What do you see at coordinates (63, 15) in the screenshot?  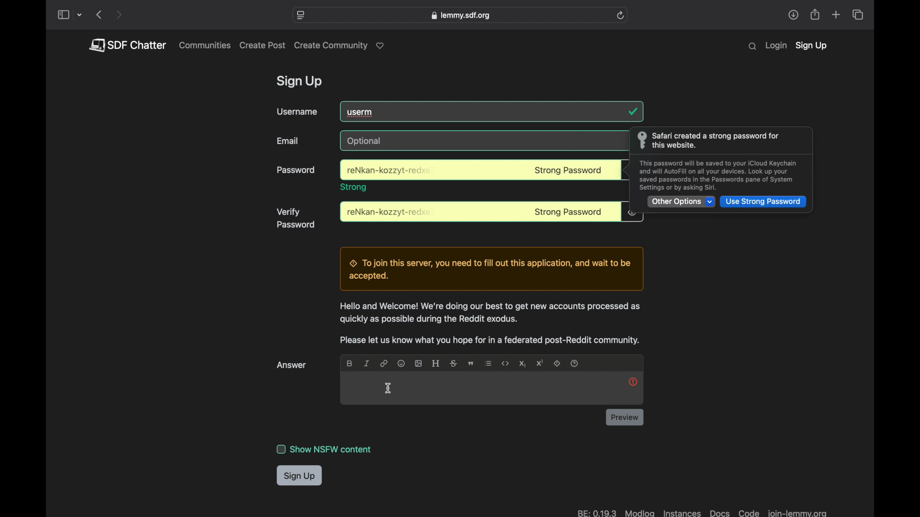 I see `show sidebar` at bounding box center [63, 15].